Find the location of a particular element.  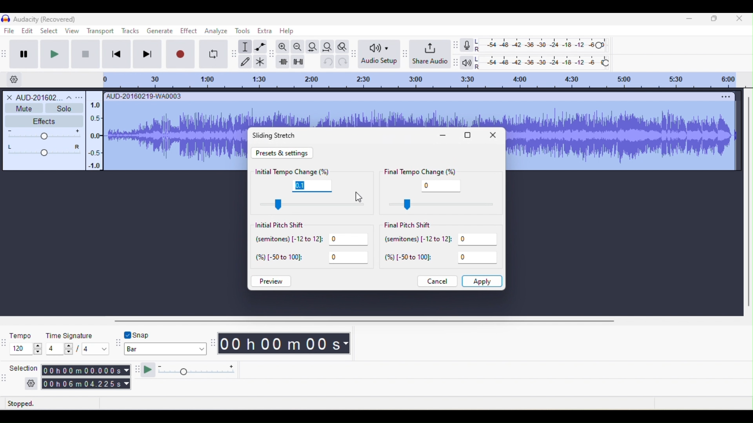

audio setup is located at coordinates (378, 54).